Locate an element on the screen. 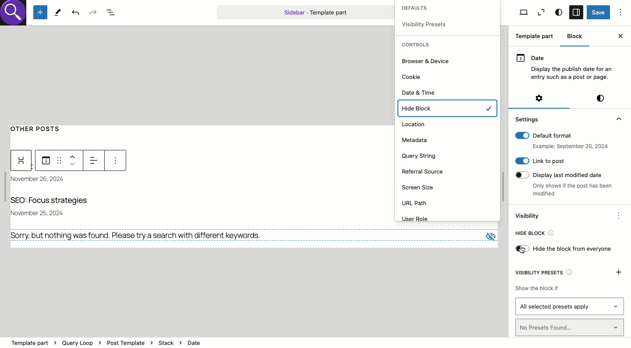 This screenshot has height=348, width=631. Template part is located at coordinates (536, 37).